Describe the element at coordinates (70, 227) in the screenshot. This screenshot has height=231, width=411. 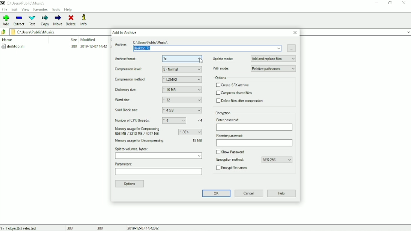
I see `380` at that location.